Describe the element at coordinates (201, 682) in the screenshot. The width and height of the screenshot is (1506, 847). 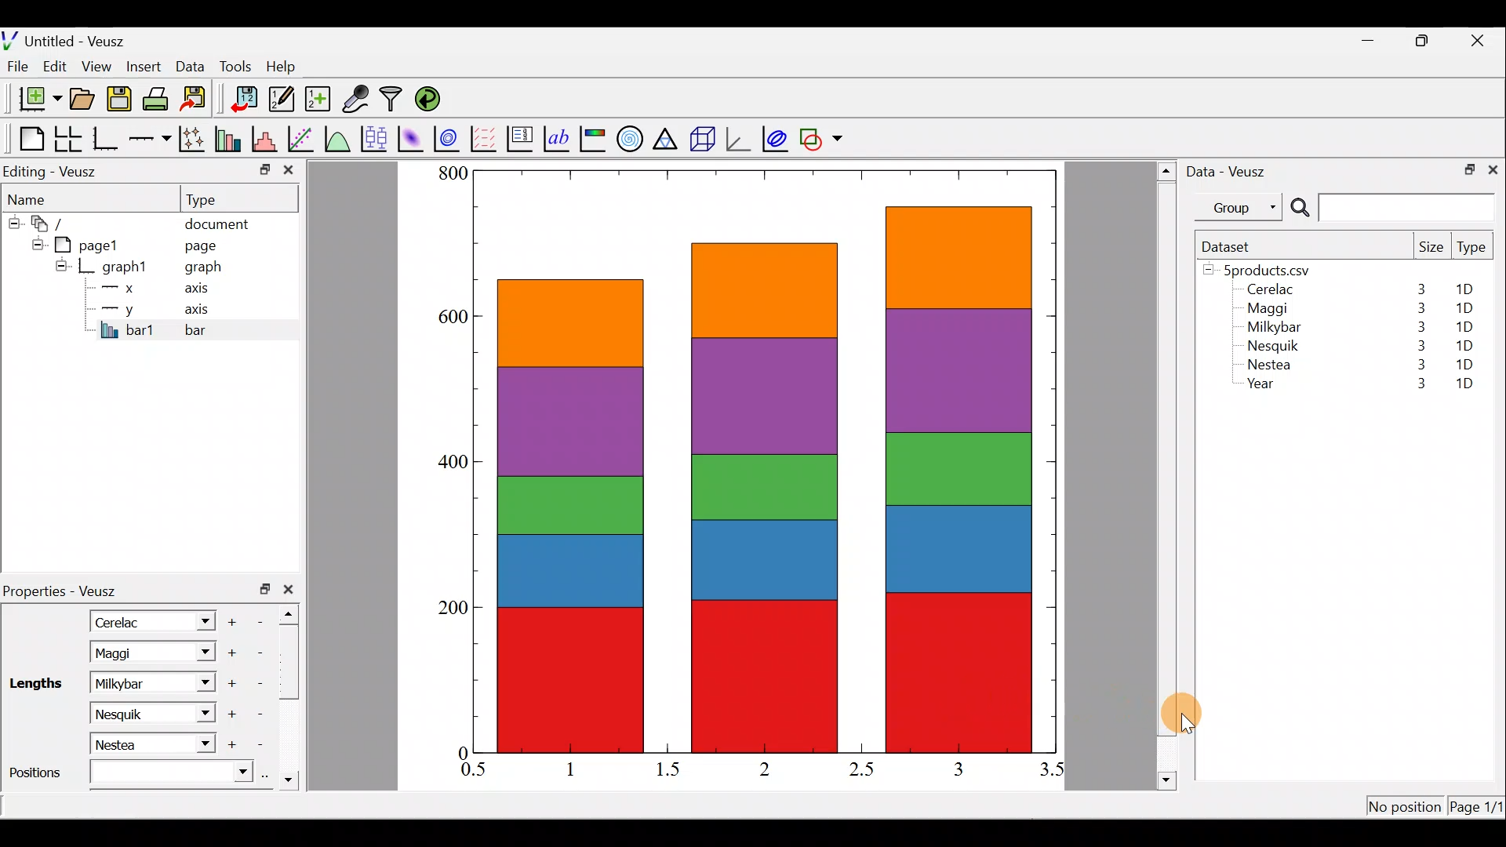
I see `Length dropdown` at that location.